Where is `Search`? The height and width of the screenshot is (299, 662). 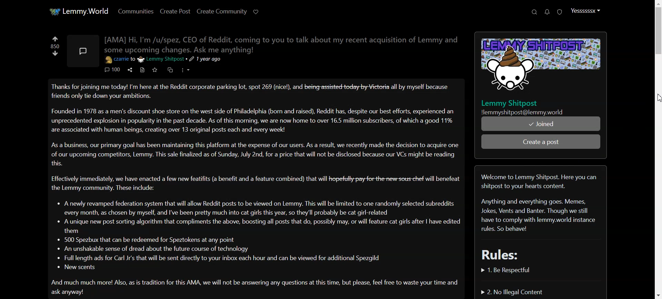
Search is located at coordinates (534, 12).